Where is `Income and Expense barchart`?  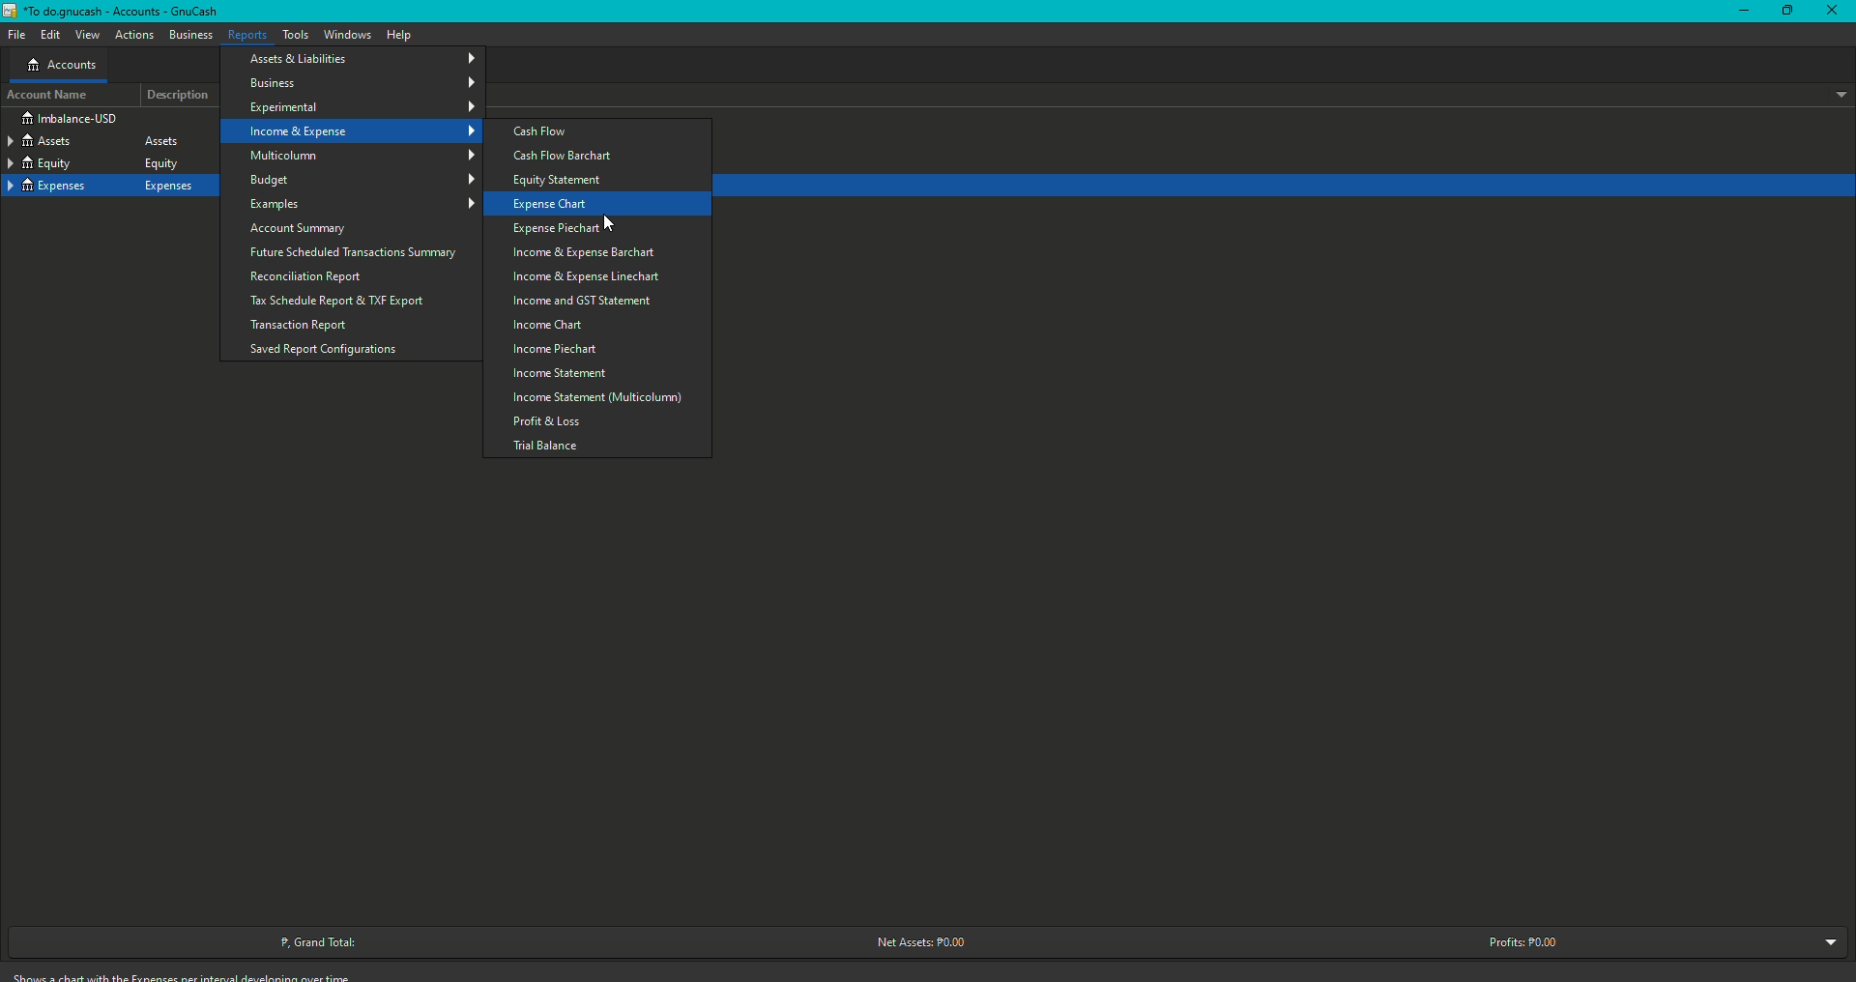
Income and Expense barchart is located at coordinates (582, 254).